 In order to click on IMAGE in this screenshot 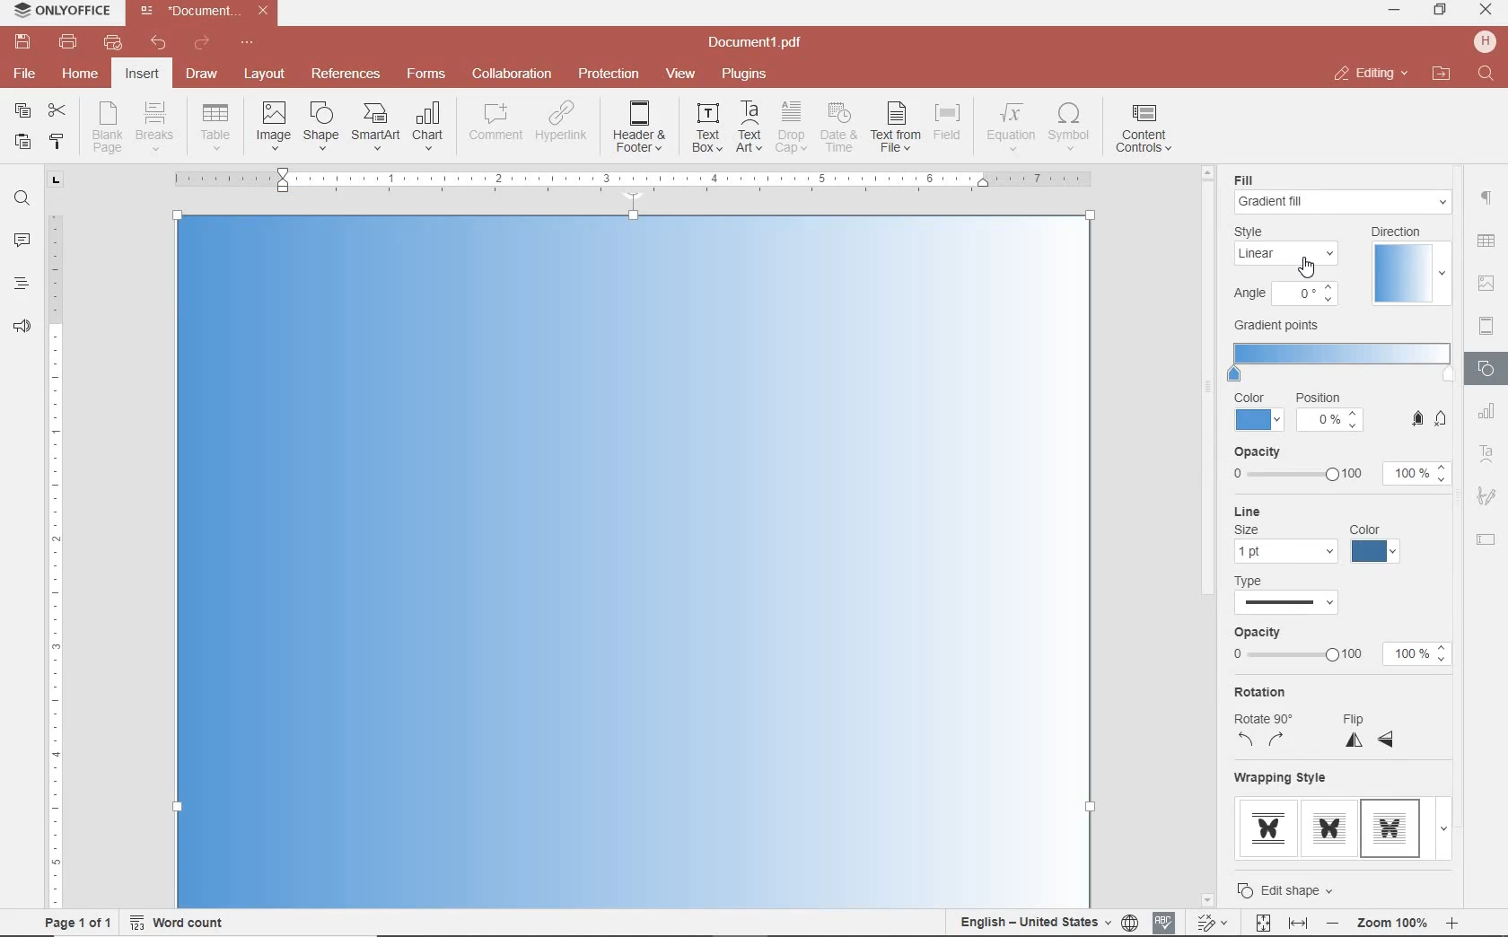, I will do `click(1487, 285)`.